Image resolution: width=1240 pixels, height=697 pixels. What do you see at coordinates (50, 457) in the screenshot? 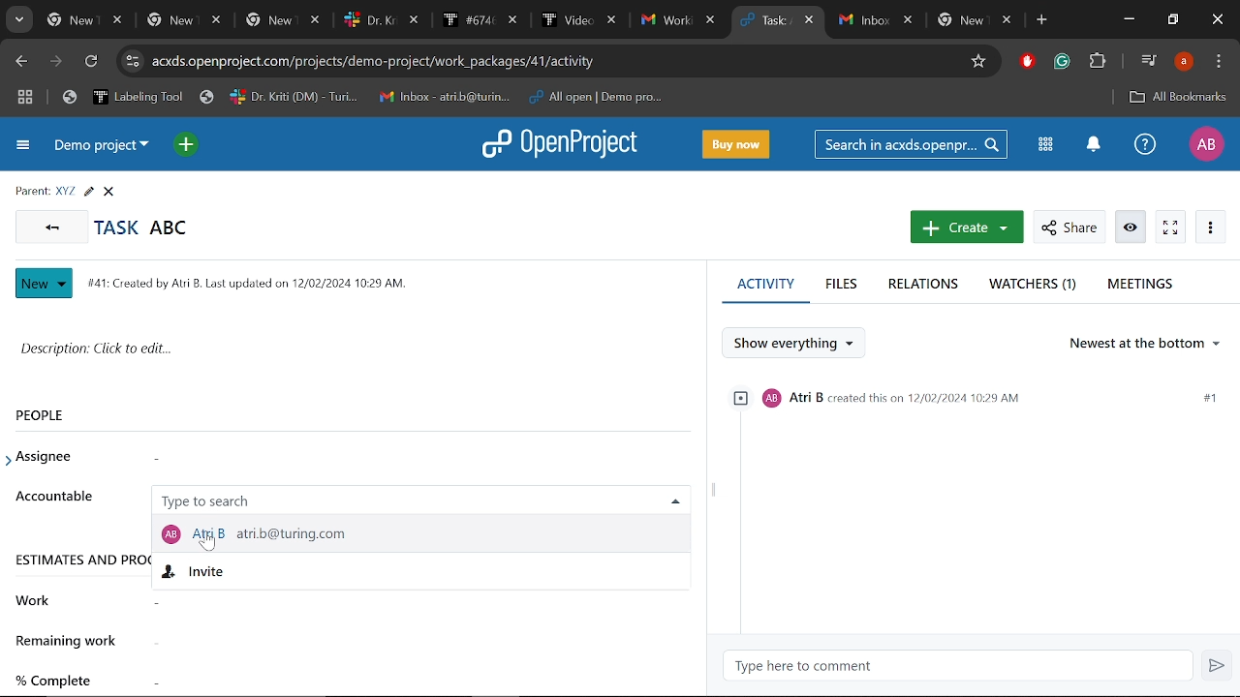
I see `Assignee` at bounding box center [50, 457].